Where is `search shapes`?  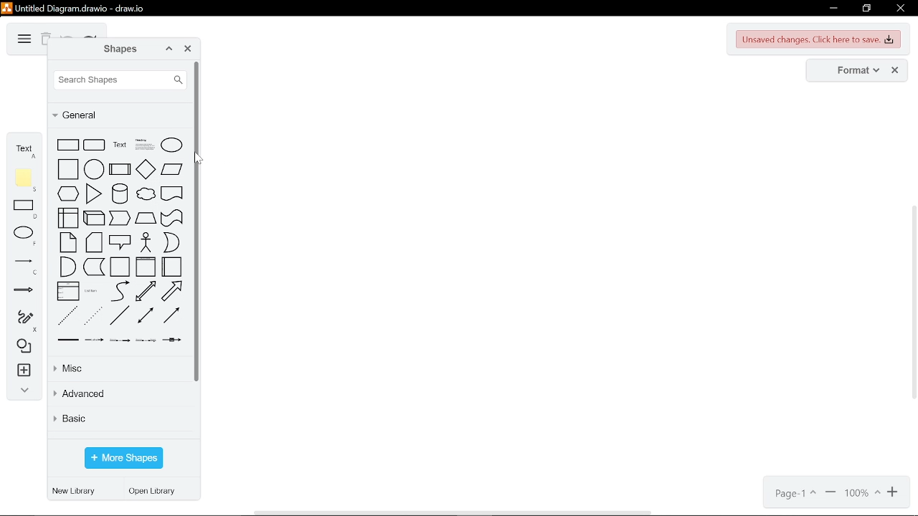
search shapes is located at coordinates (120, 80).